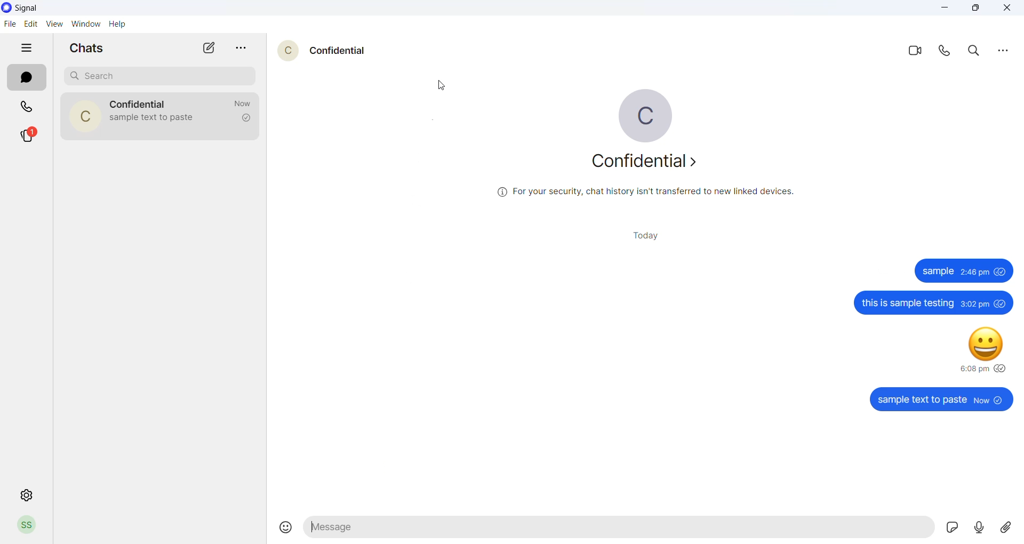 This screenshot has height=544, width=1024. Describe the element at coordinates (645, 195) in the screenshot. I see `security information` at that location.